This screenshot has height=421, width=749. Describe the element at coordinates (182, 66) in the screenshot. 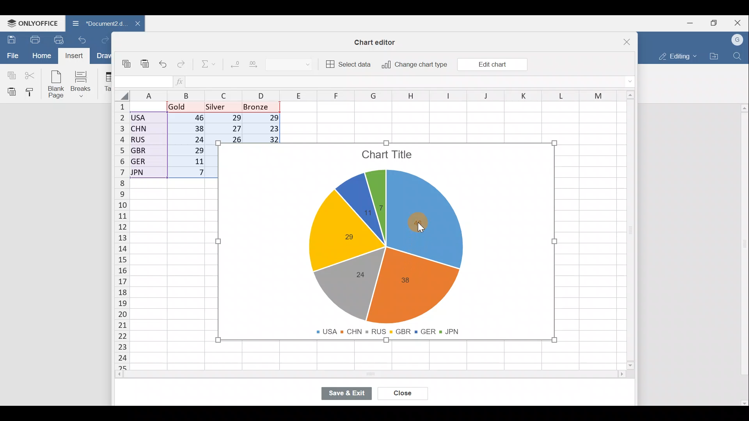

I see `Redo` at that location.